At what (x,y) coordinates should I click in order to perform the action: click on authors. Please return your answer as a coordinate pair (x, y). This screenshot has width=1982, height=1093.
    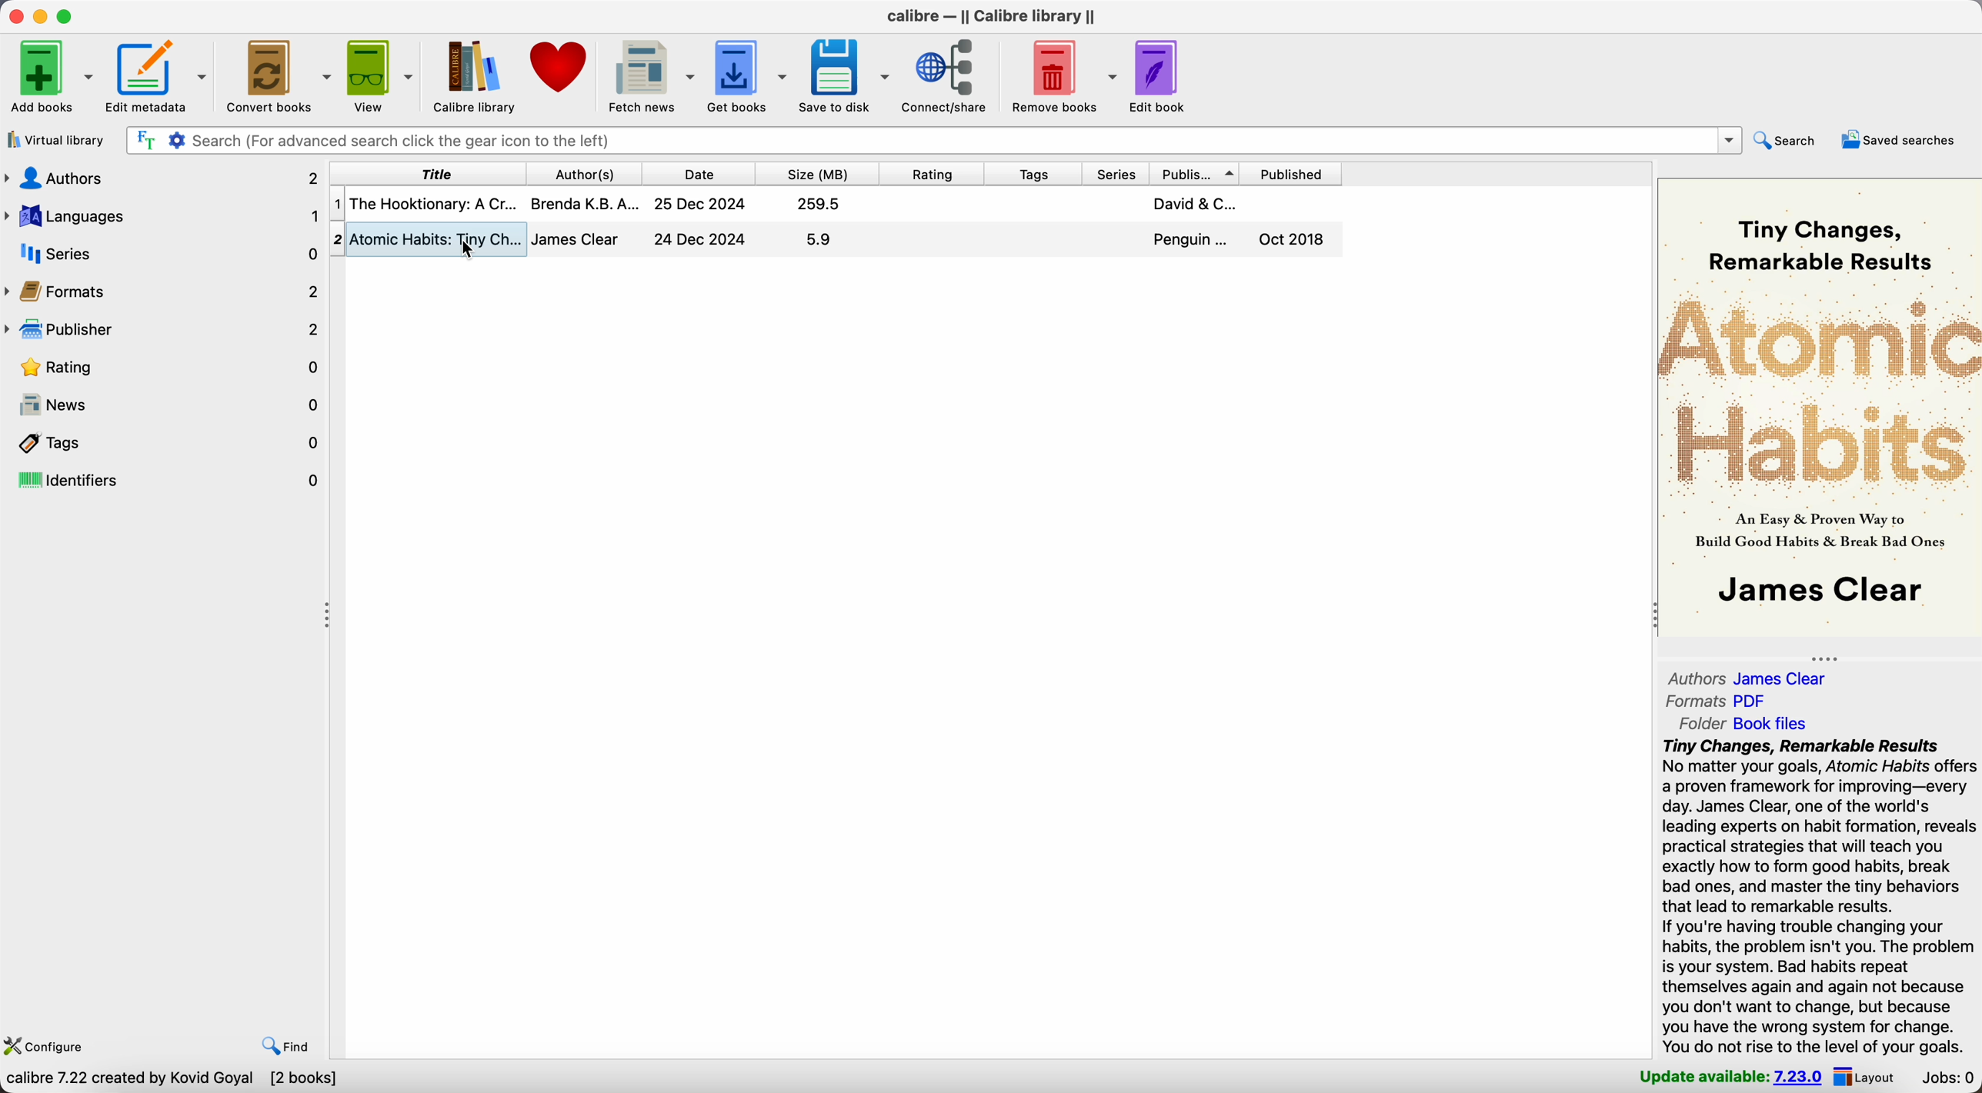
    Looking at the image, I should click on (162, 182).